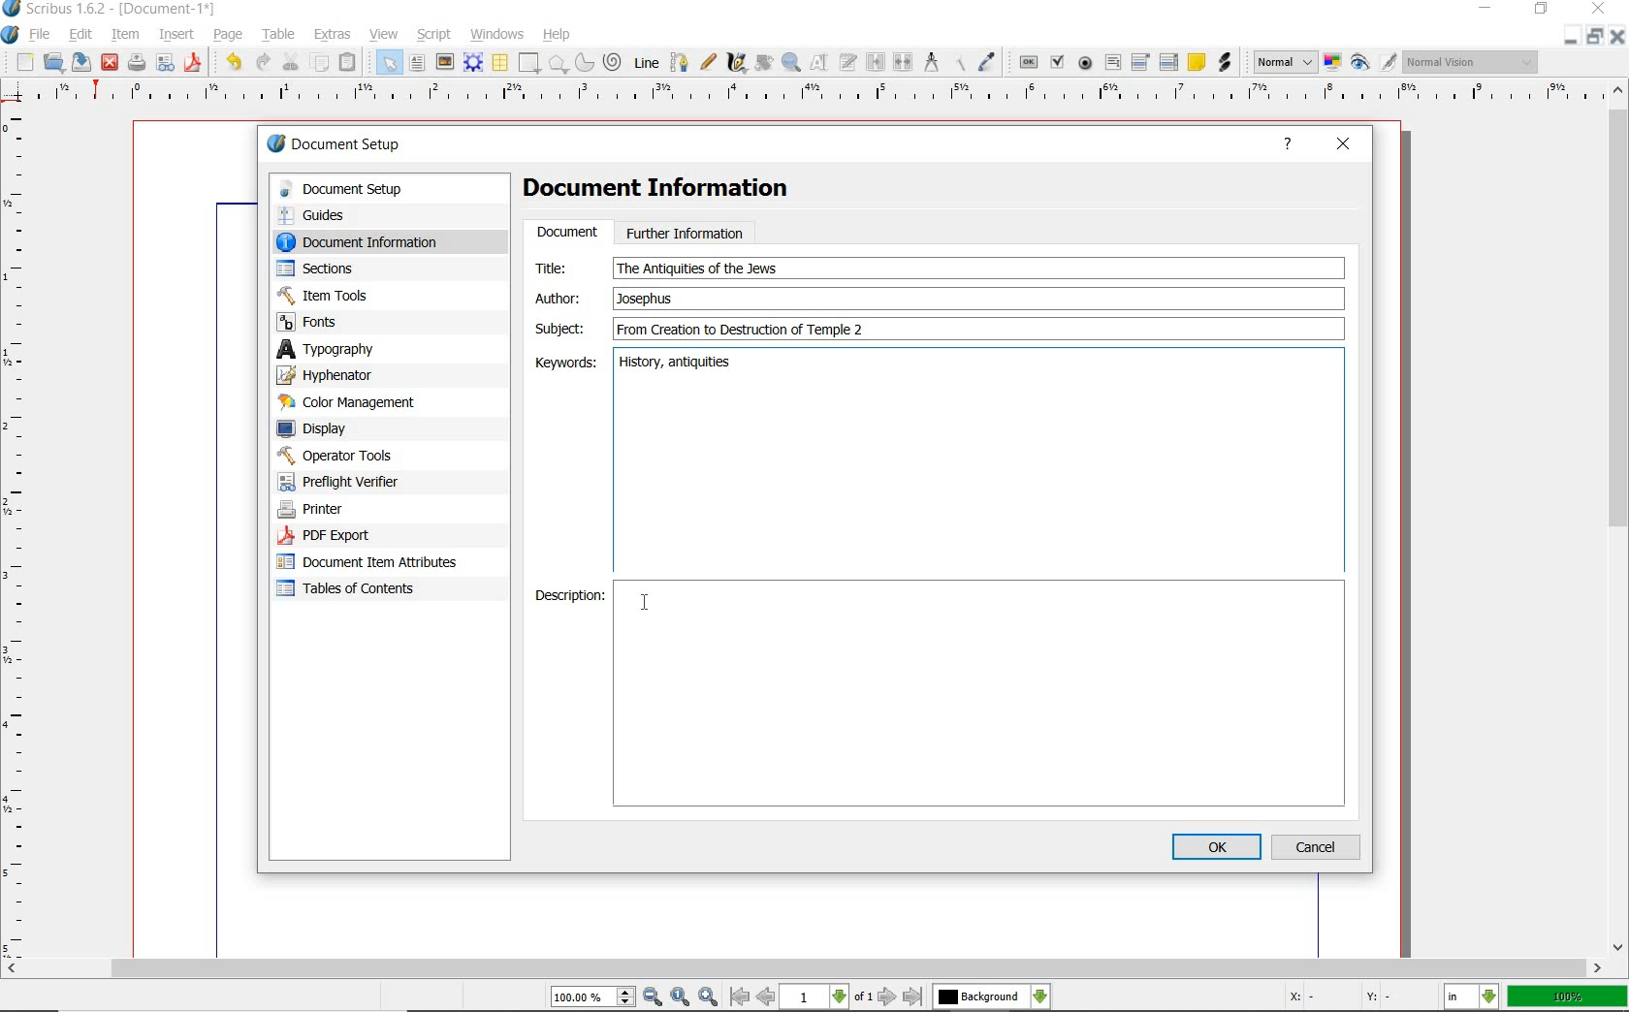 The image size is (1629, 1012). Describe the element at coordinates (193, 65) in the screenshot. I see `save as pdf` at that location.